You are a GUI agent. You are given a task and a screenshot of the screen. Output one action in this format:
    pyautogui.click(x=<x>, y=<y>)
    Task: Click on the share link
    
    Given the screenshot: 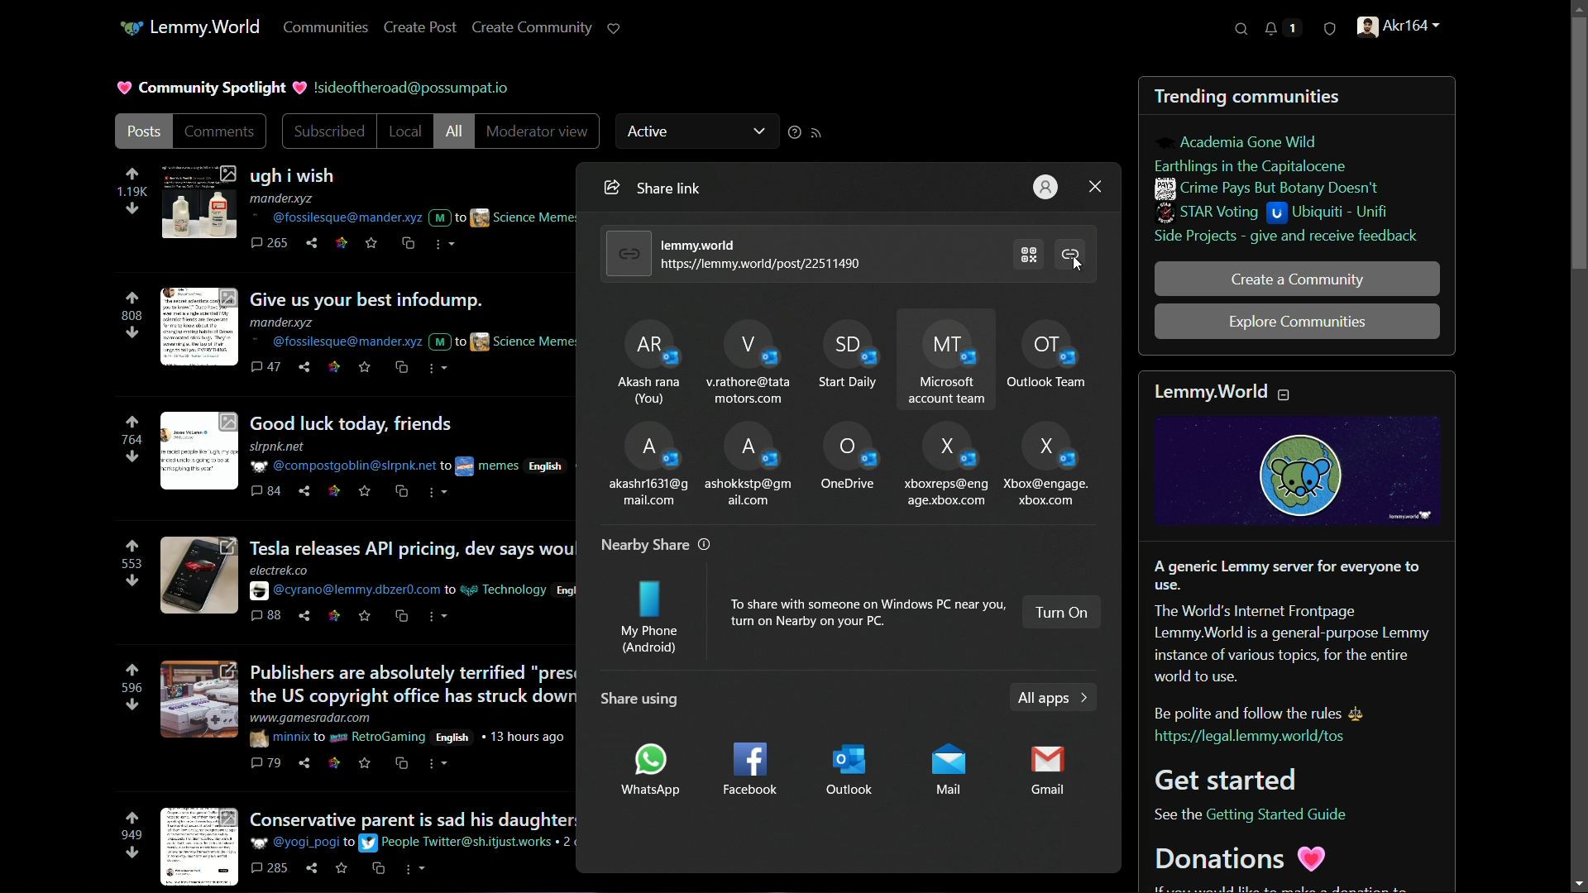 What is the action you would take?
    pyautogui.click(x=610, y=188)
    